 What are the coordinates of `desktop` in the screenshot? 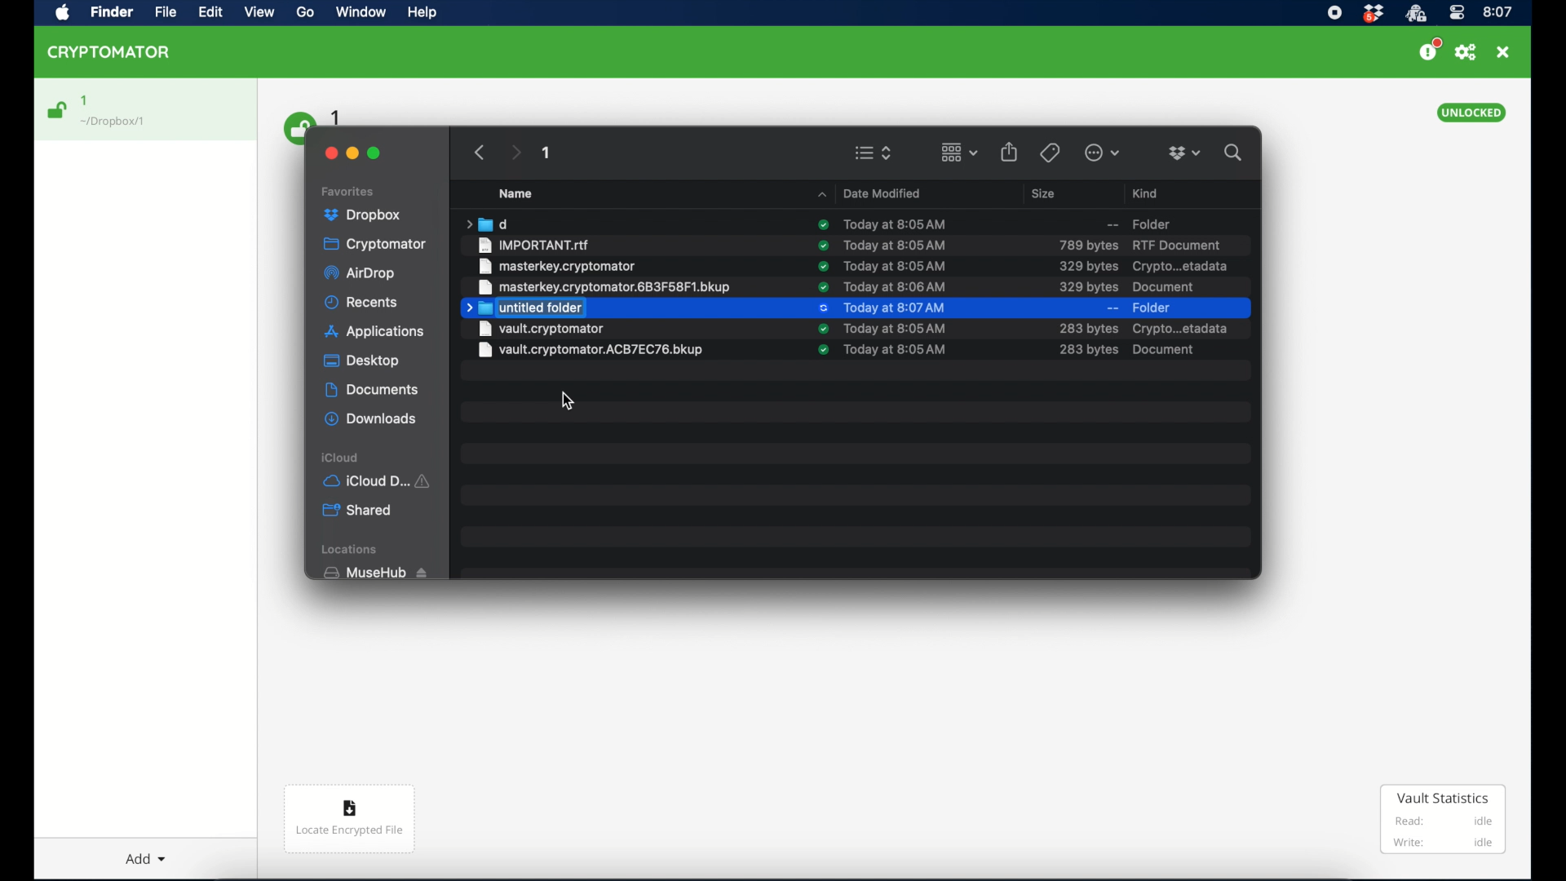 It's located at (361, 361).